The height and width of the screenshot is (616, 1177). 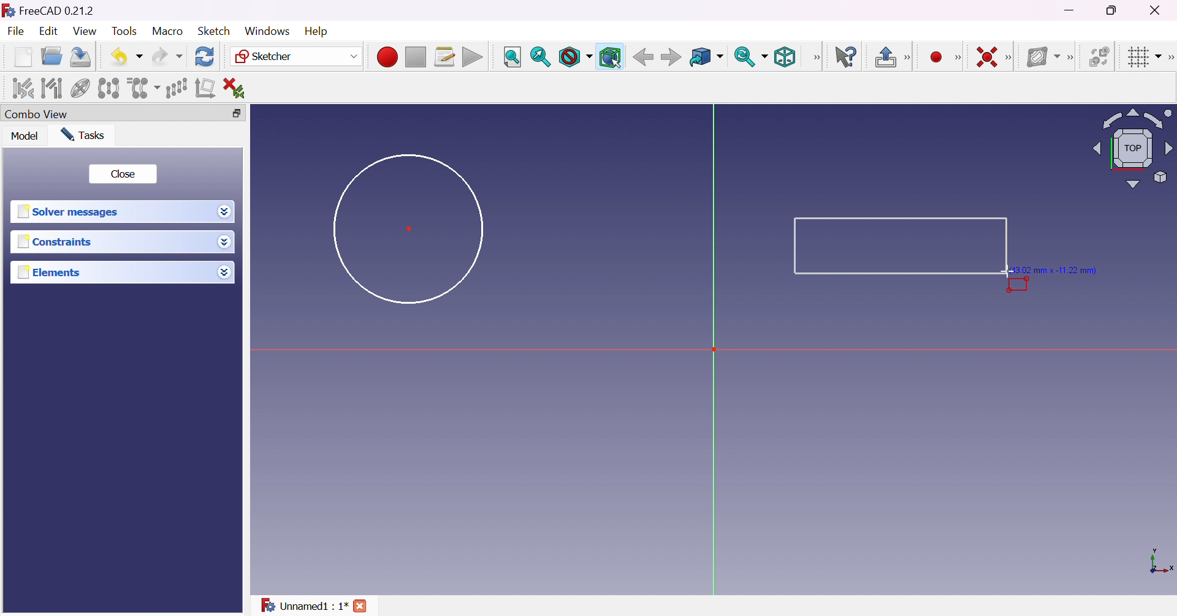 What do you see at coordinates (473, 59) in the screenshot?
I see `Execute macro` at bounding box center [473, 59].